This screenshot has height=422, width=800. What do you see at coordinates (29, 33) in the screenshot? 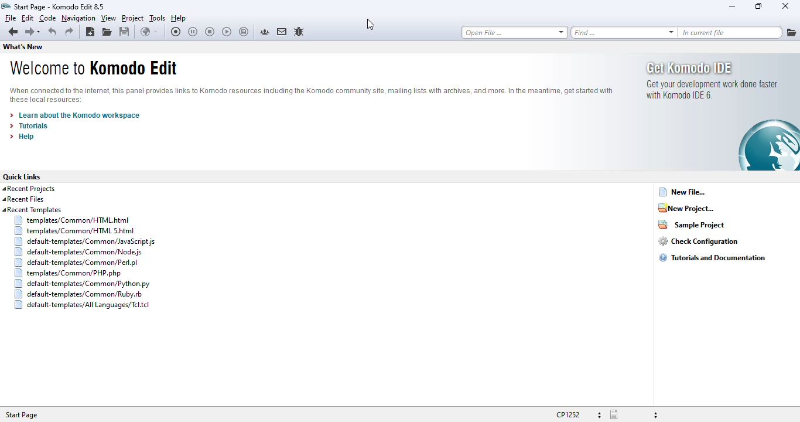
I see `go forward one location` at bounding box center [29, 33].